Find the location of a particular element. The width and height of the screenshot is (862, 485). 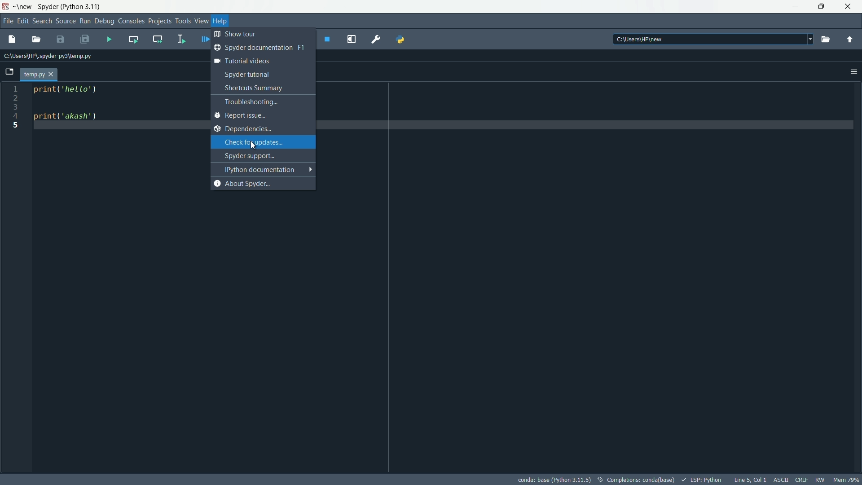

Cursor is located at coordinates (252, 146).